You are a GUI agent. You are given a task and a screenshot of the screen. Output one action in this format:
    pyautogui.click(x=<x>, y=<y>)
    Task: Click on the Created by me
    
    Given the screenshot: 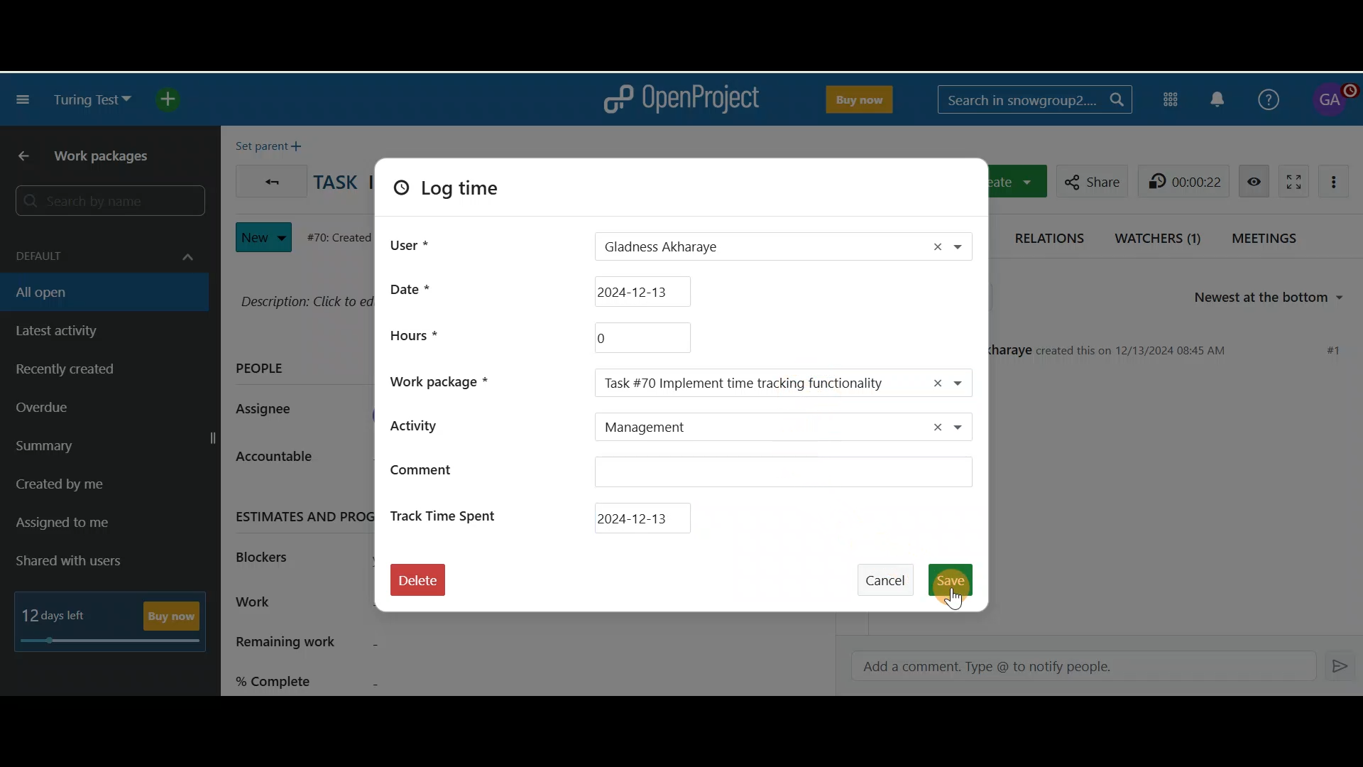 What is the action you would take?
    pyautogui.click(x=94, y=489)
    